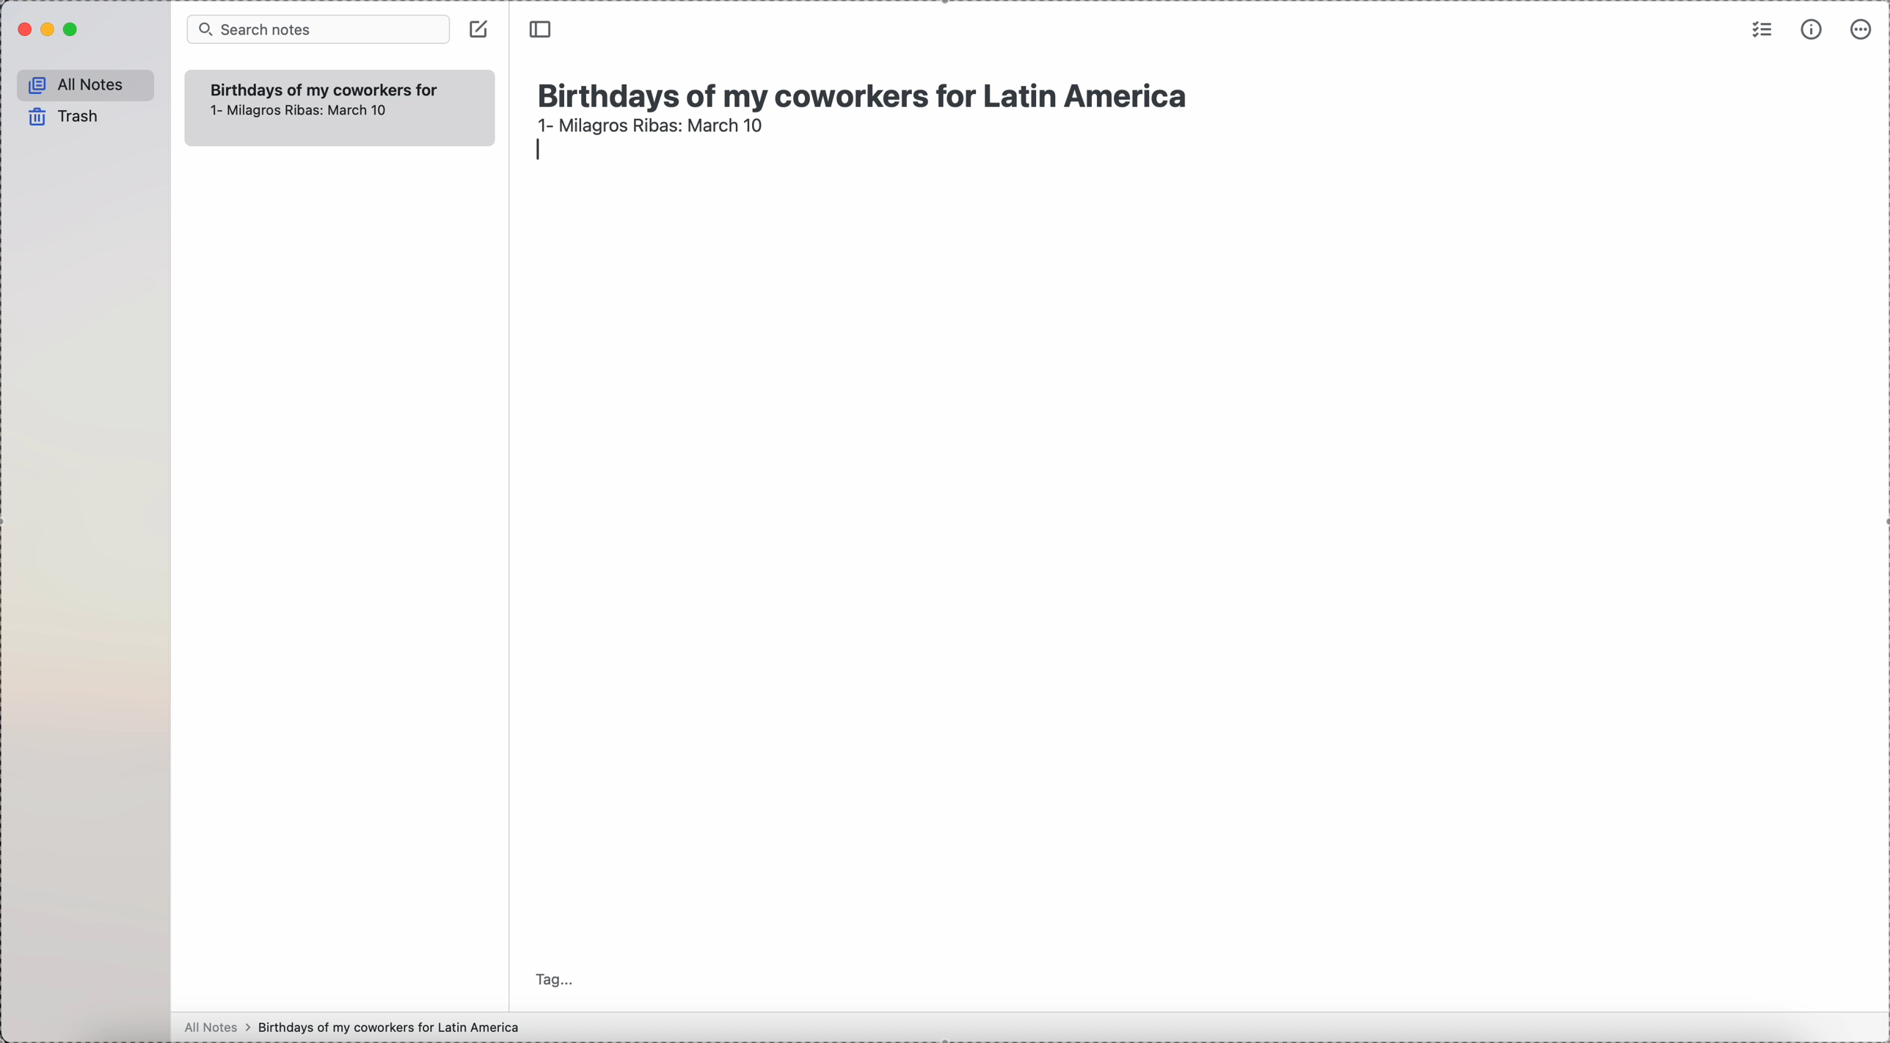  I want to click on 1- Milagros Ribas: March 10, so click(296, 114).